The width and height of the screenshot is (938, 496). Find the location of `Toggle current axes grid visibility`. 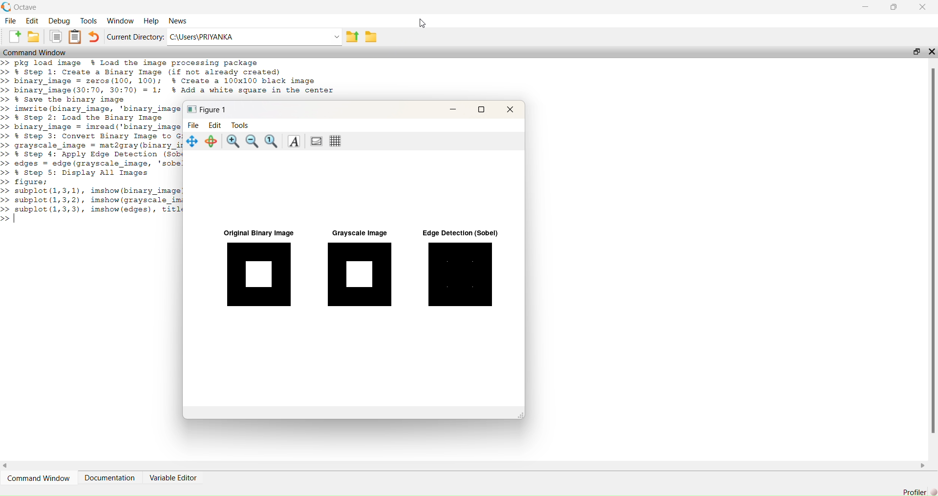

Toggle current axes grid visibility is located at coordinates (336, 141).